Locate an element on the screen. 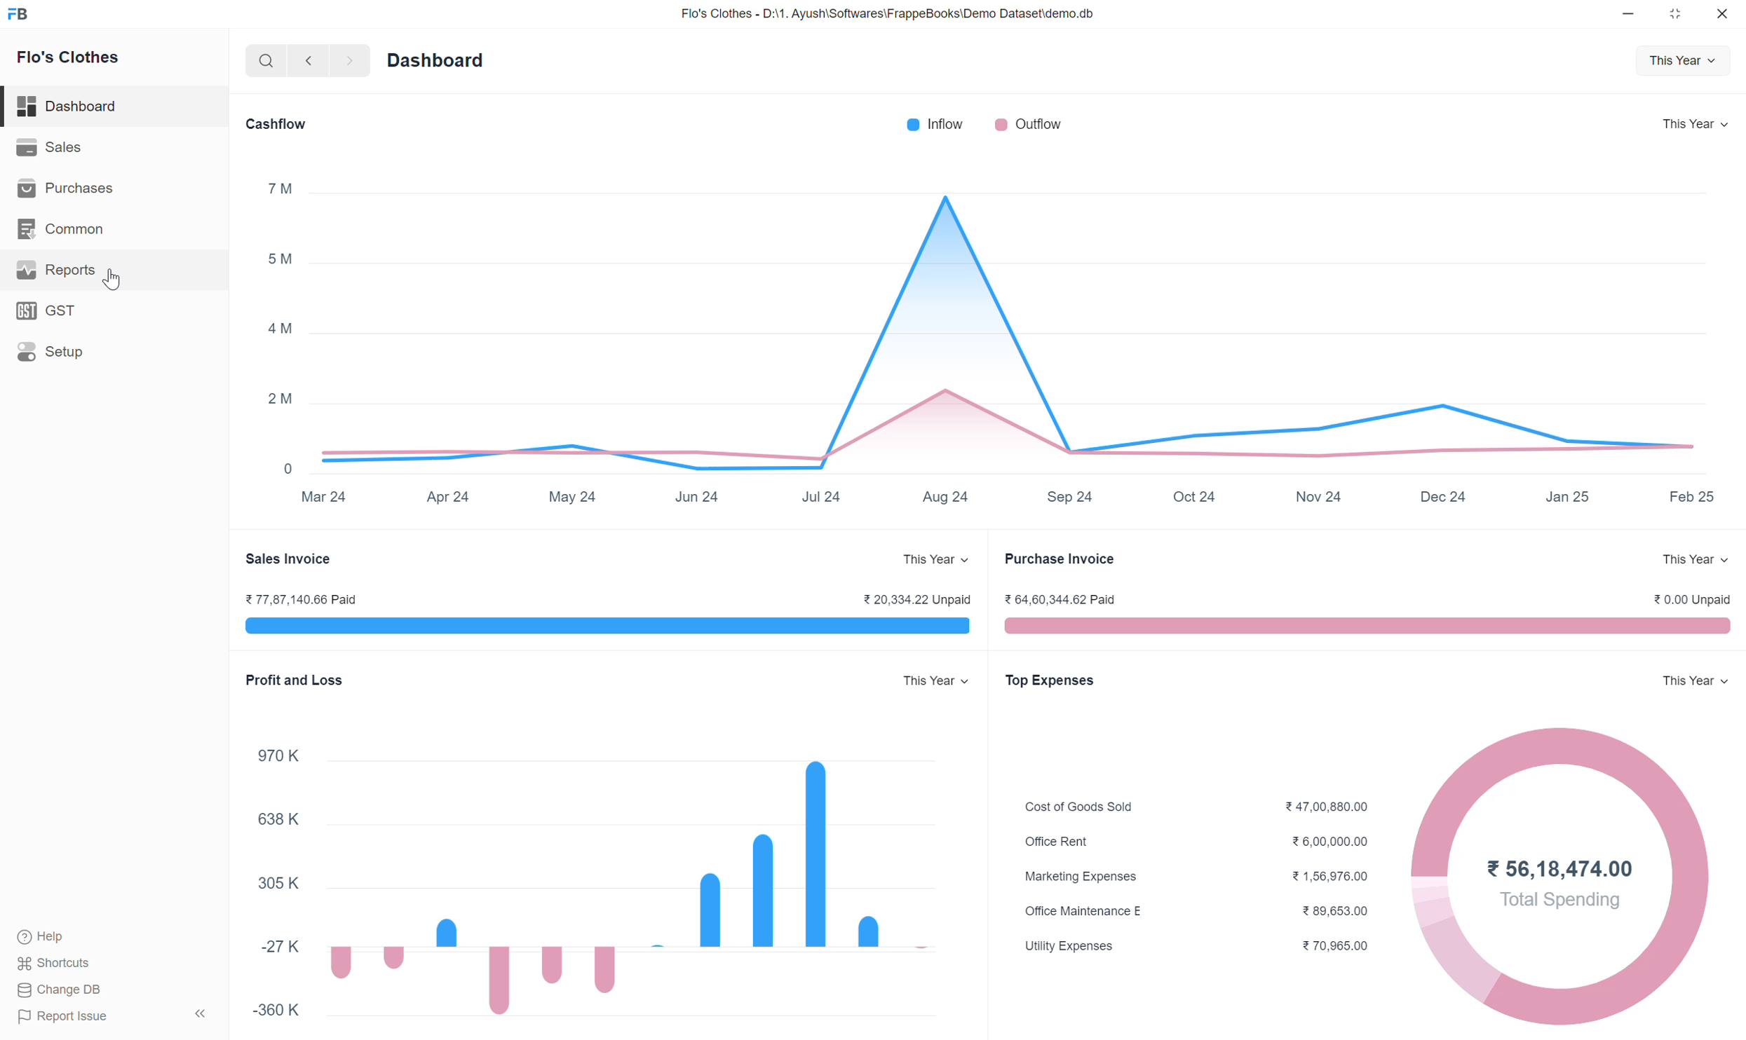 Image resolution: width=1746 pixels, height=1040 pixels. aug 24 is located at coordinates (945, 496).